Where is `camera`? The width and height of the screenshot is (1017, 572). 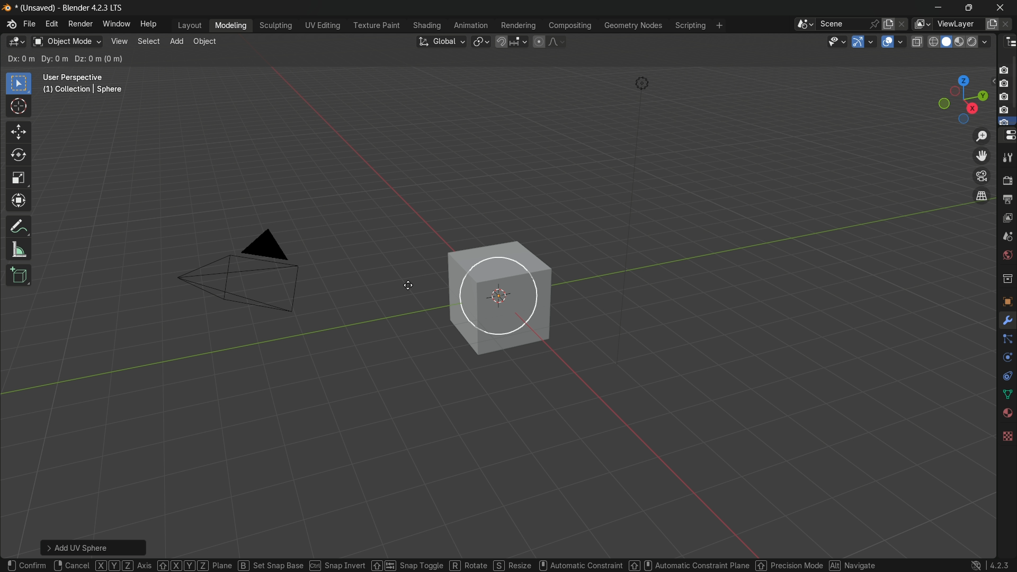
camera is located at coordinates (247, 276).